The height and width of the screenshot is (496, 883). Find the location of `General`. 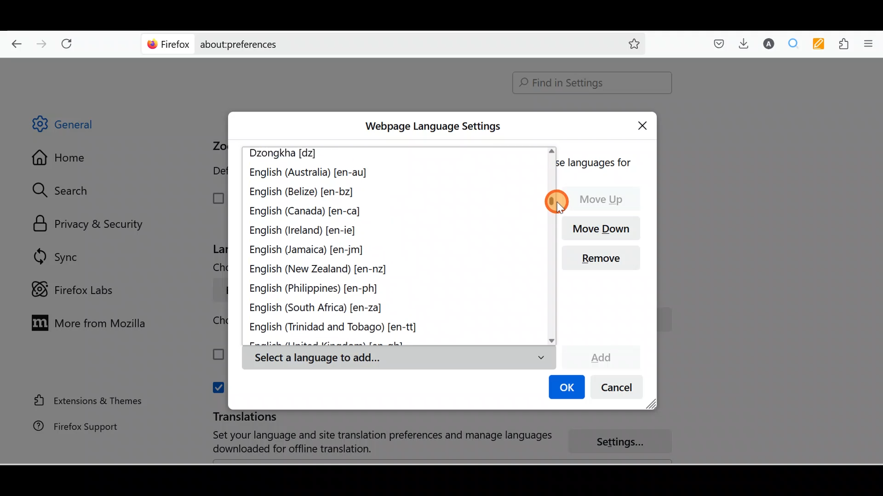

General is located at coordinates (71, 126).